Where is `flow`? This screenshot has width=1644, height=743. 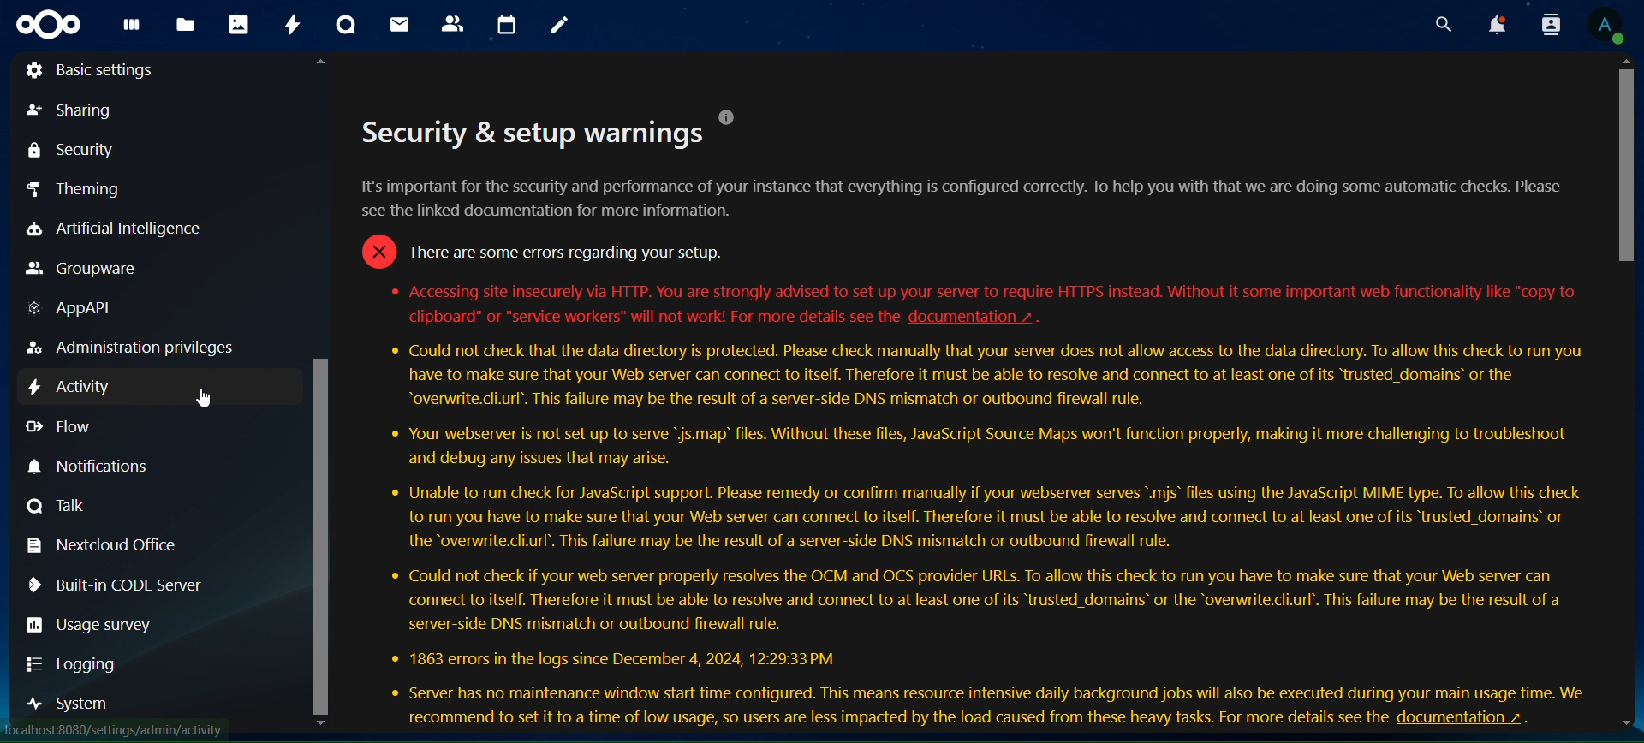 flow is located at coordinates (65, 425).